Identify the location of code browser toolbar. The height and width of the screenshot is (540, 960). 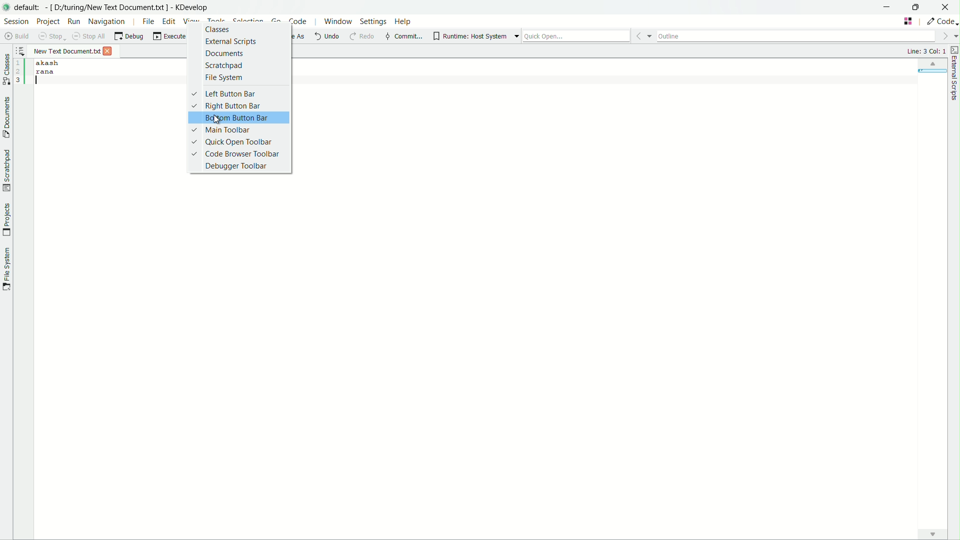
(236, 153).